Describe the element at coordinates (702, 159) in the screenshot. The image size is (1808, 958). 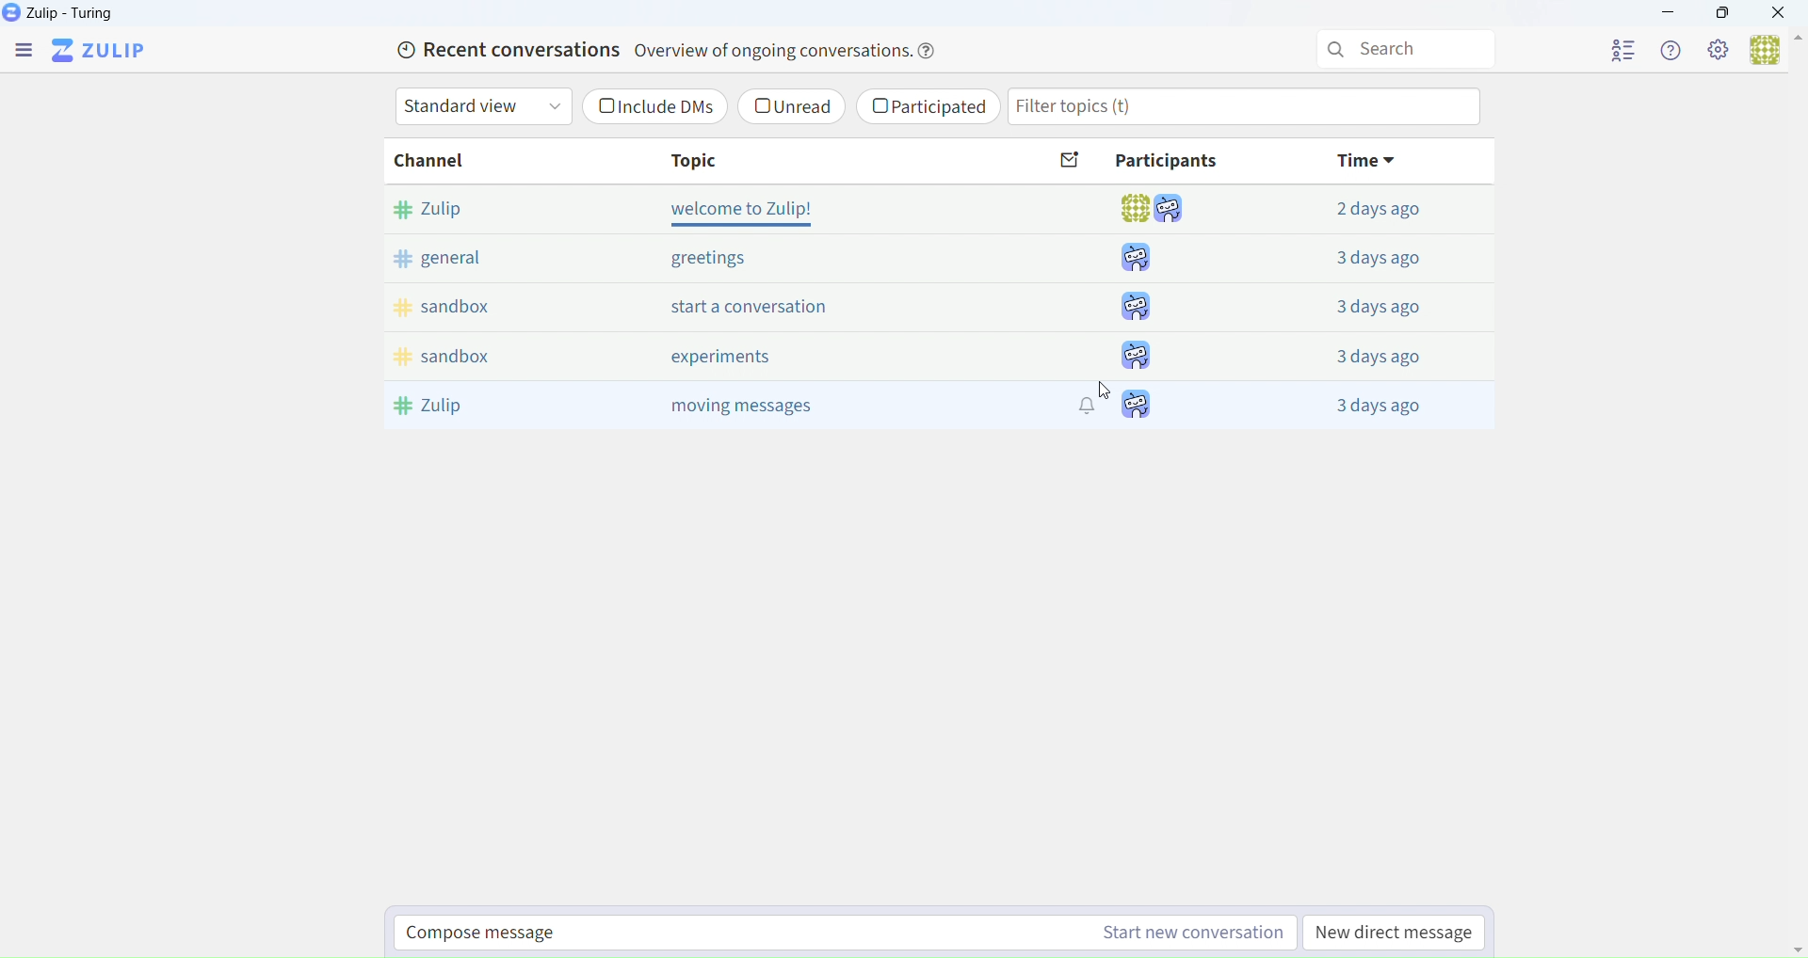
I see `Topic` at that location.